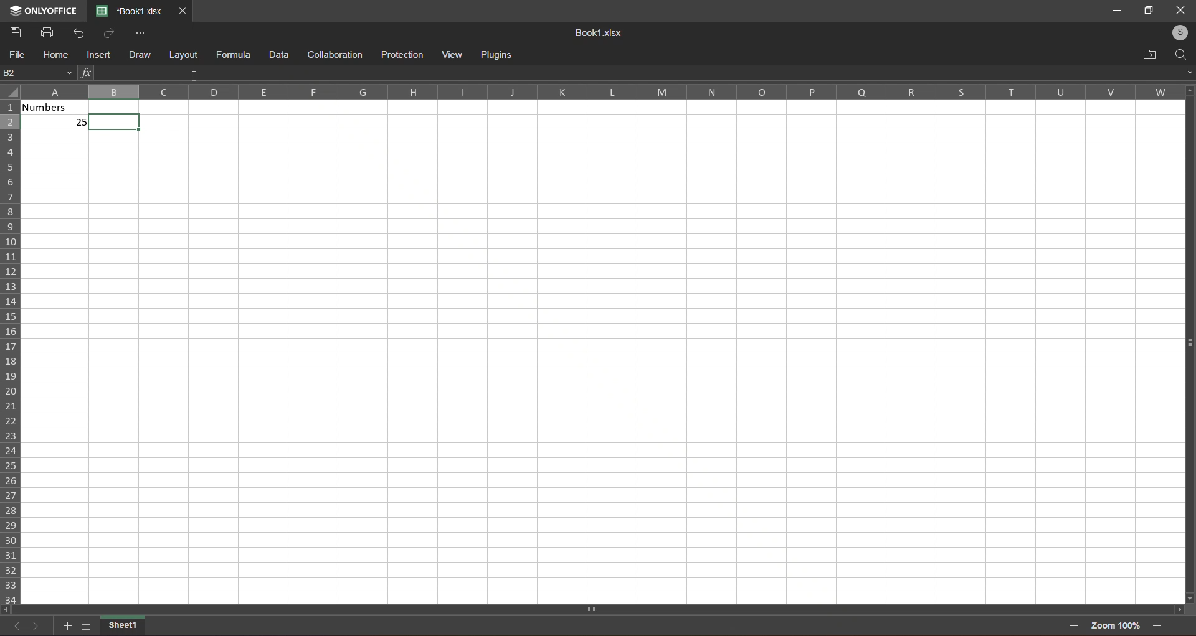 Image resolution: width=1196 pixels, height=636 pixels. I want to click on login, so click(1177, 31).